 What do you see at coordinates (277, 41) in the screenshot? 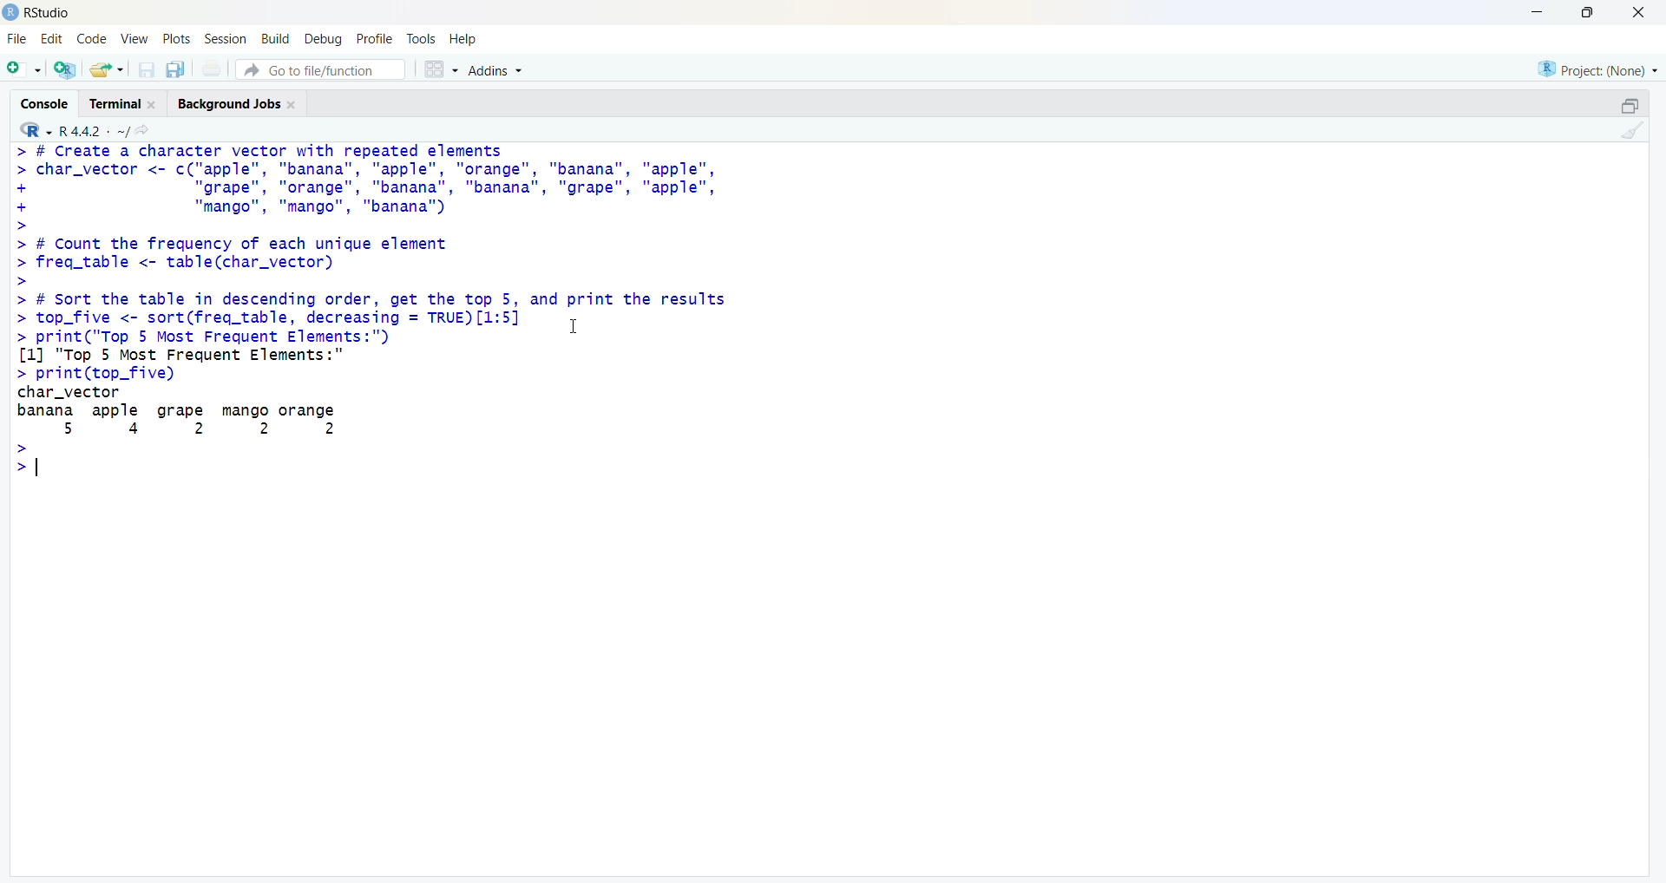
I see `Build` at bounding box center [277, 41].